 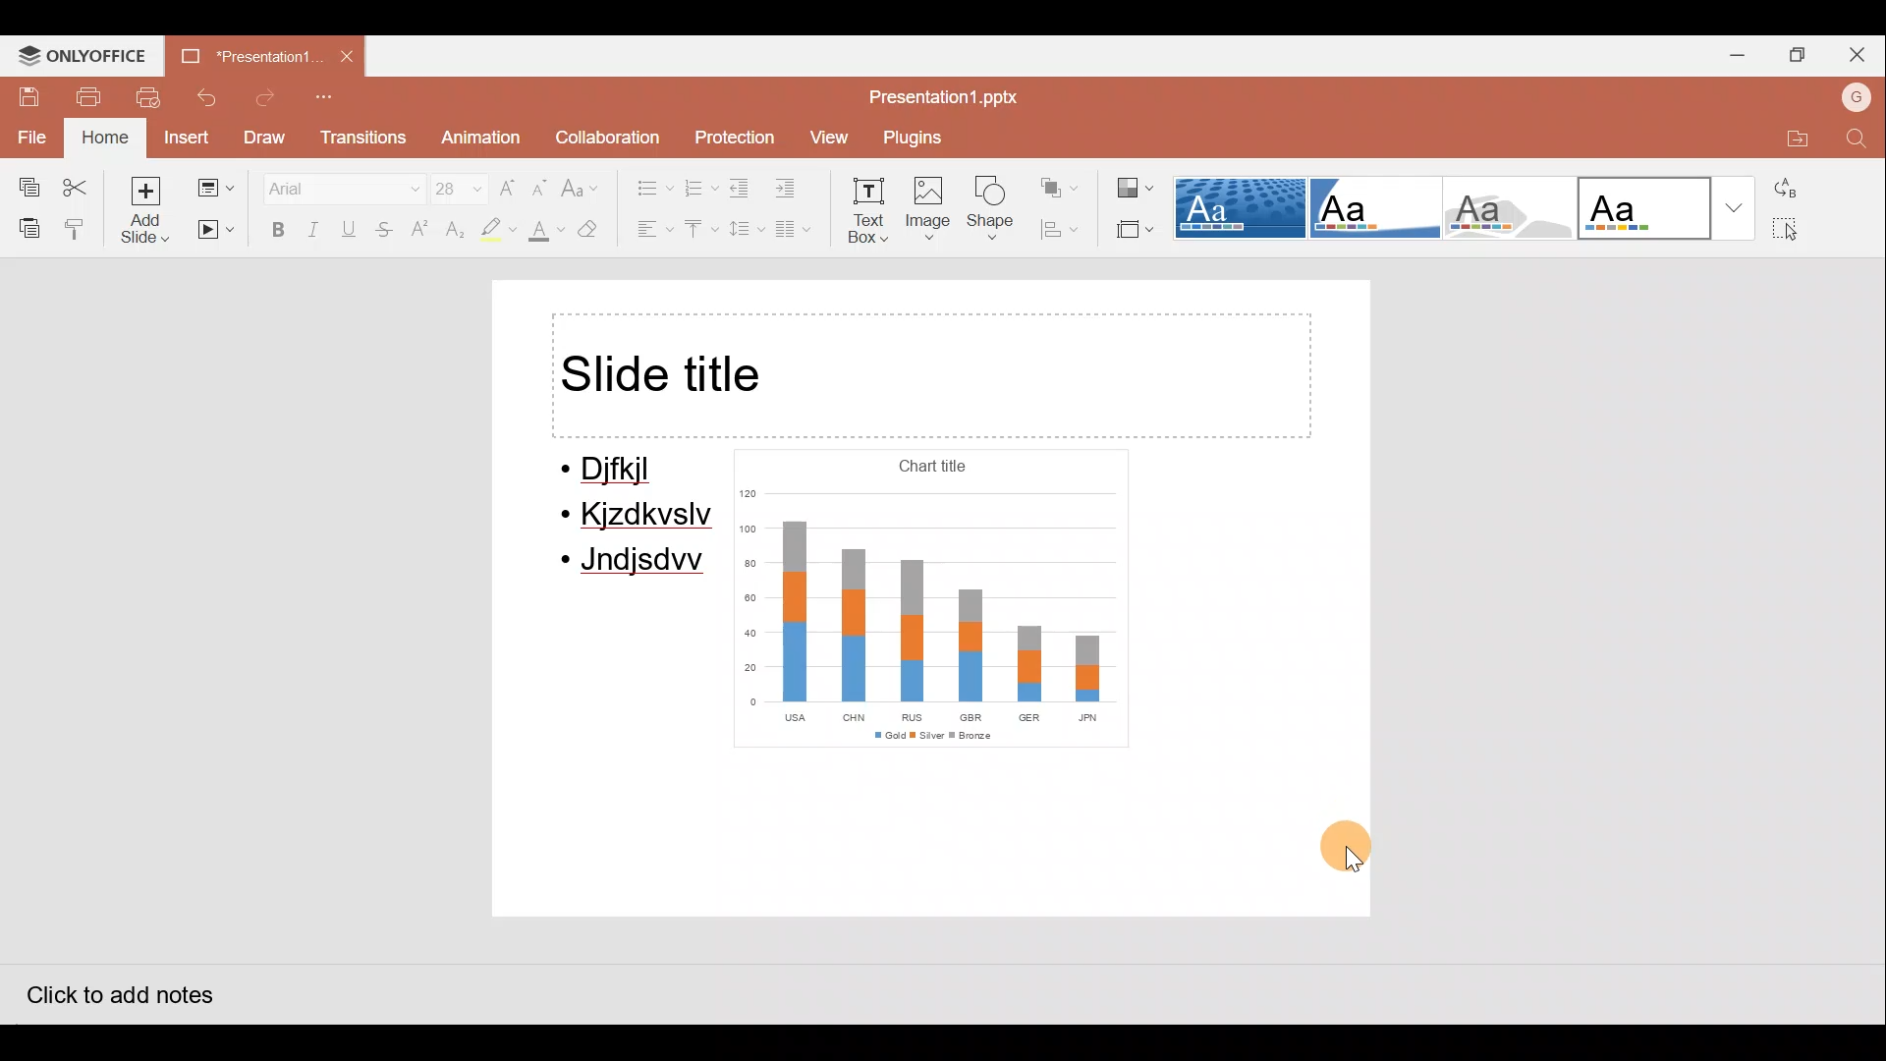 I want to click on Plugins, so click(x=918, y=136).